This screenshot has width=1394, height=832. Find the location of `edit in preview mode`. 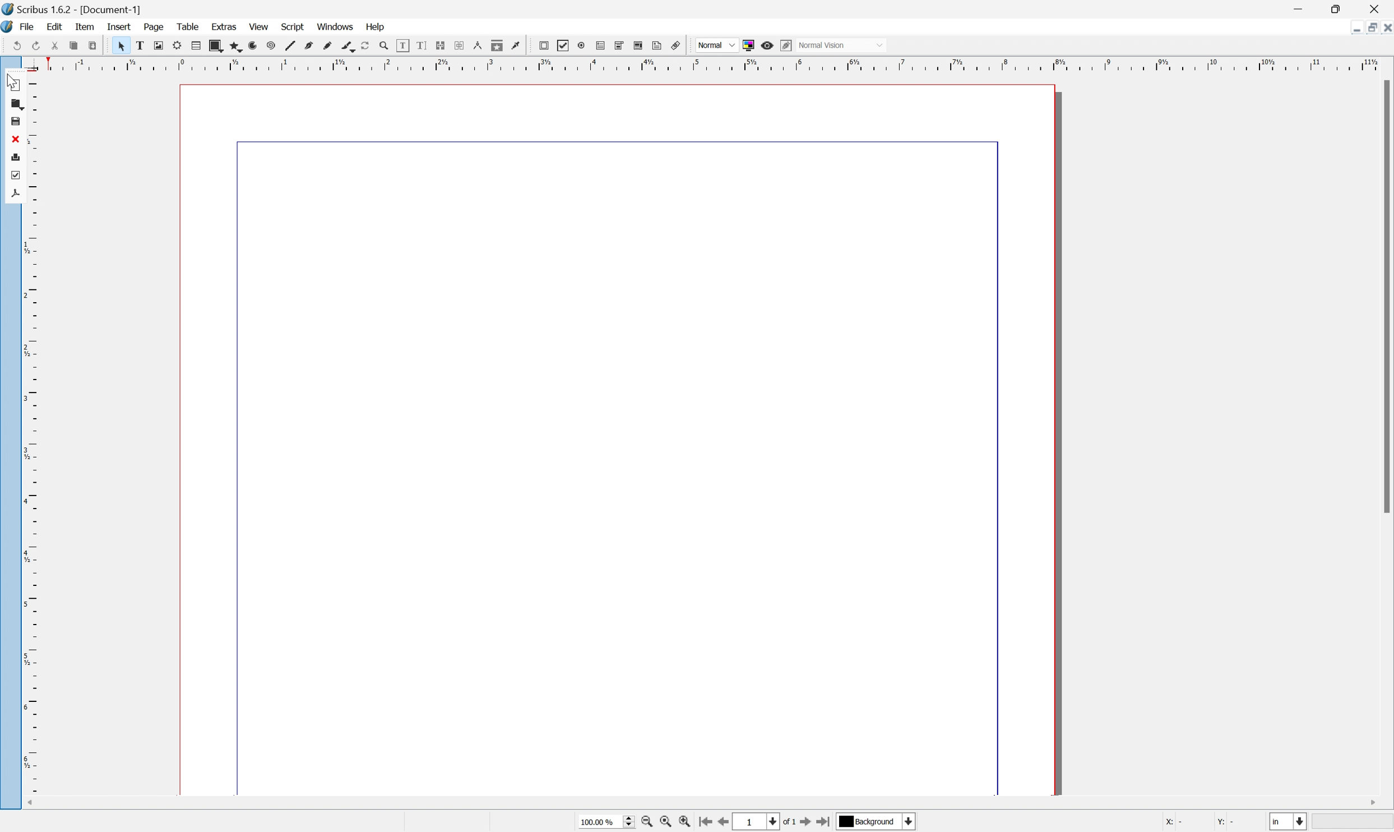

edit in preview mode is located at coordinates (785, 45).